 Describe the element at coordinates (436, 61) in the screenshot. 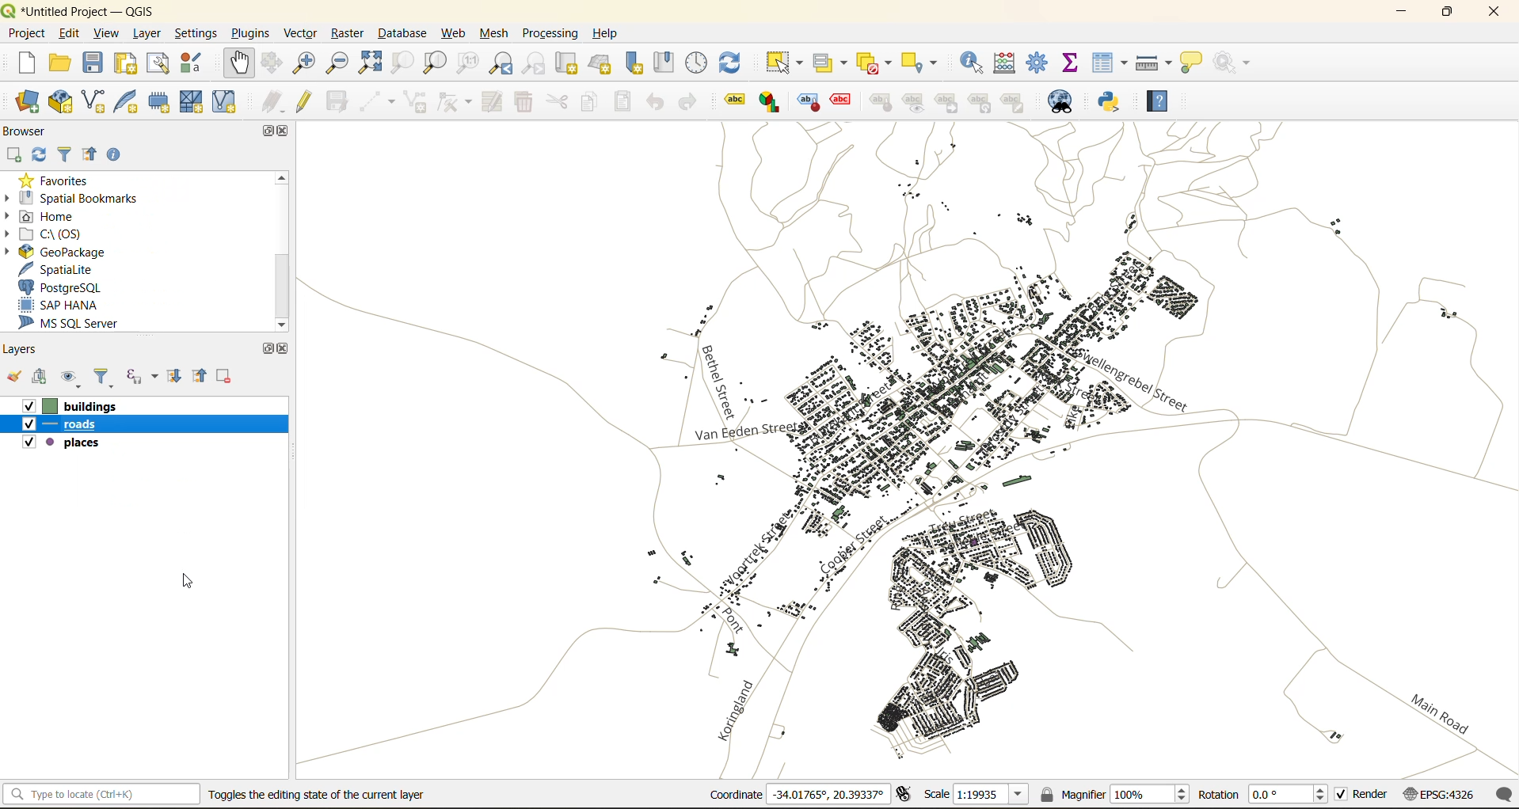

I see `zoom layer` at that location.